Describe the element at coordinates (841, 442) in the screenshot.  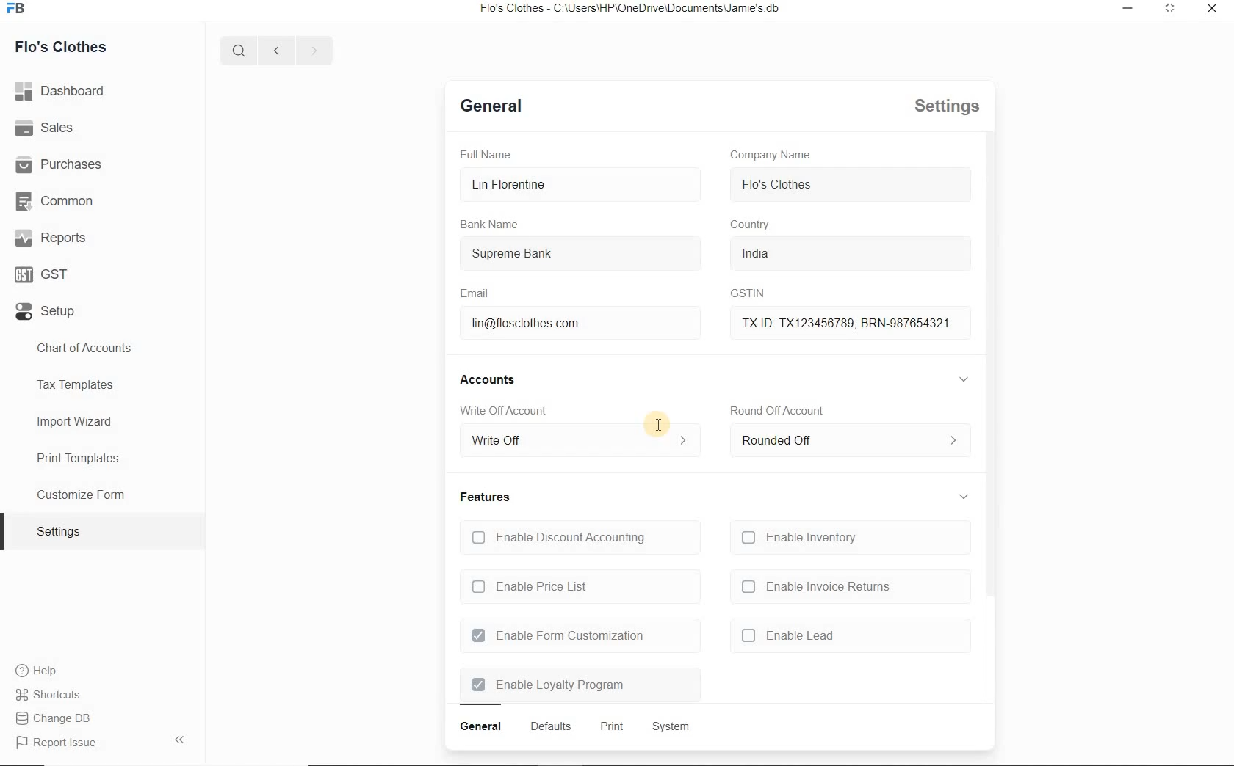
I see `Rounded Off` at that location.